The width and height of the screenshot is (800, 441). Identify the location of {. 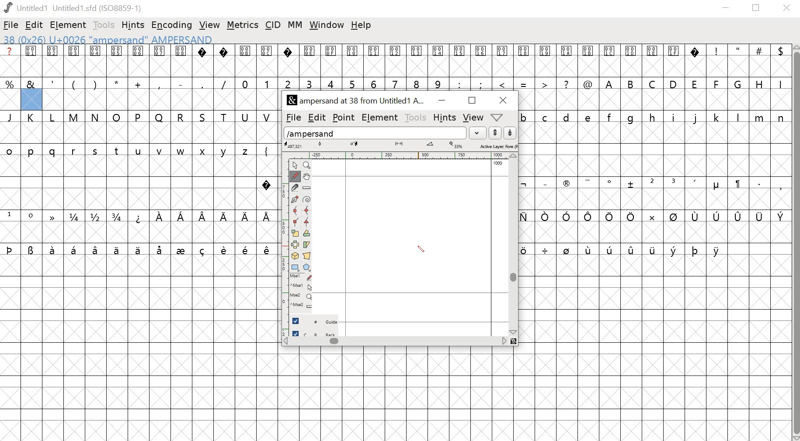
(267, 150).